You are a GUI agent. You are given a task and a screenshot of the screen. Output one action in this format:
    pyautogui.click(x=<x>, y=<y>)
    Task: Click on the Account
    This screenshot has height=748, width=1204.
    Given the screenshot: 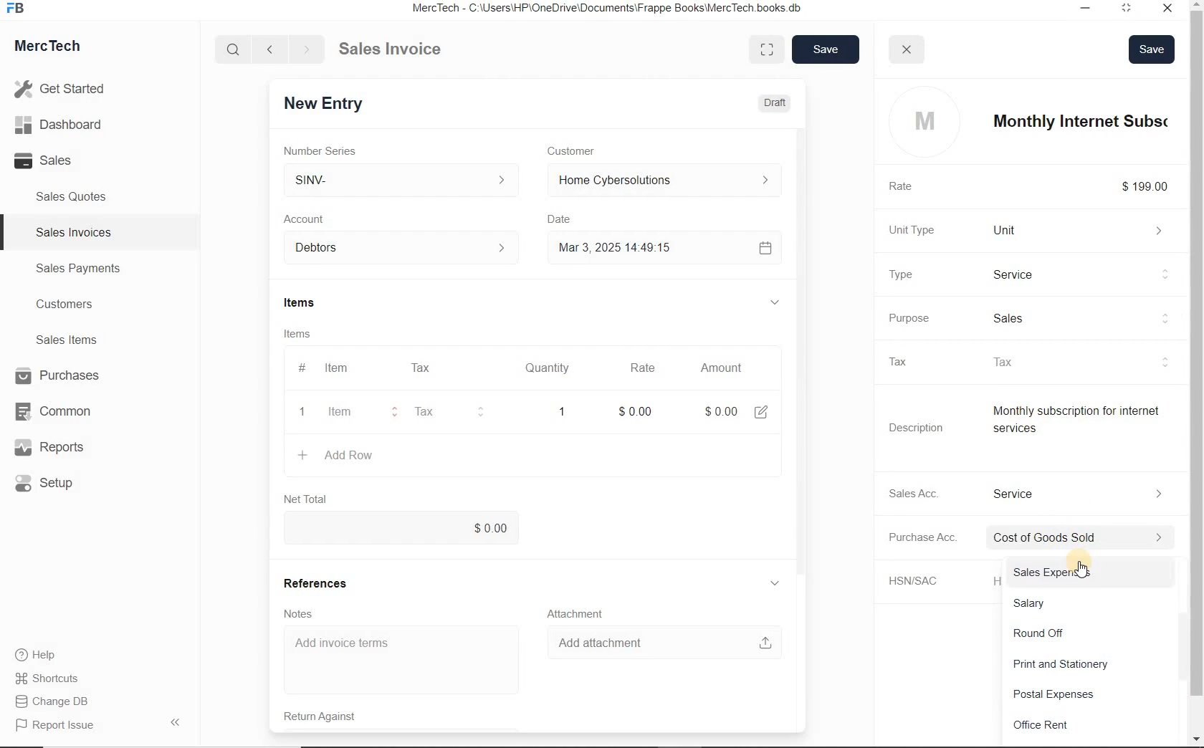 What is the action you would take?
    pyautogui.click(x=316, y=219)
    